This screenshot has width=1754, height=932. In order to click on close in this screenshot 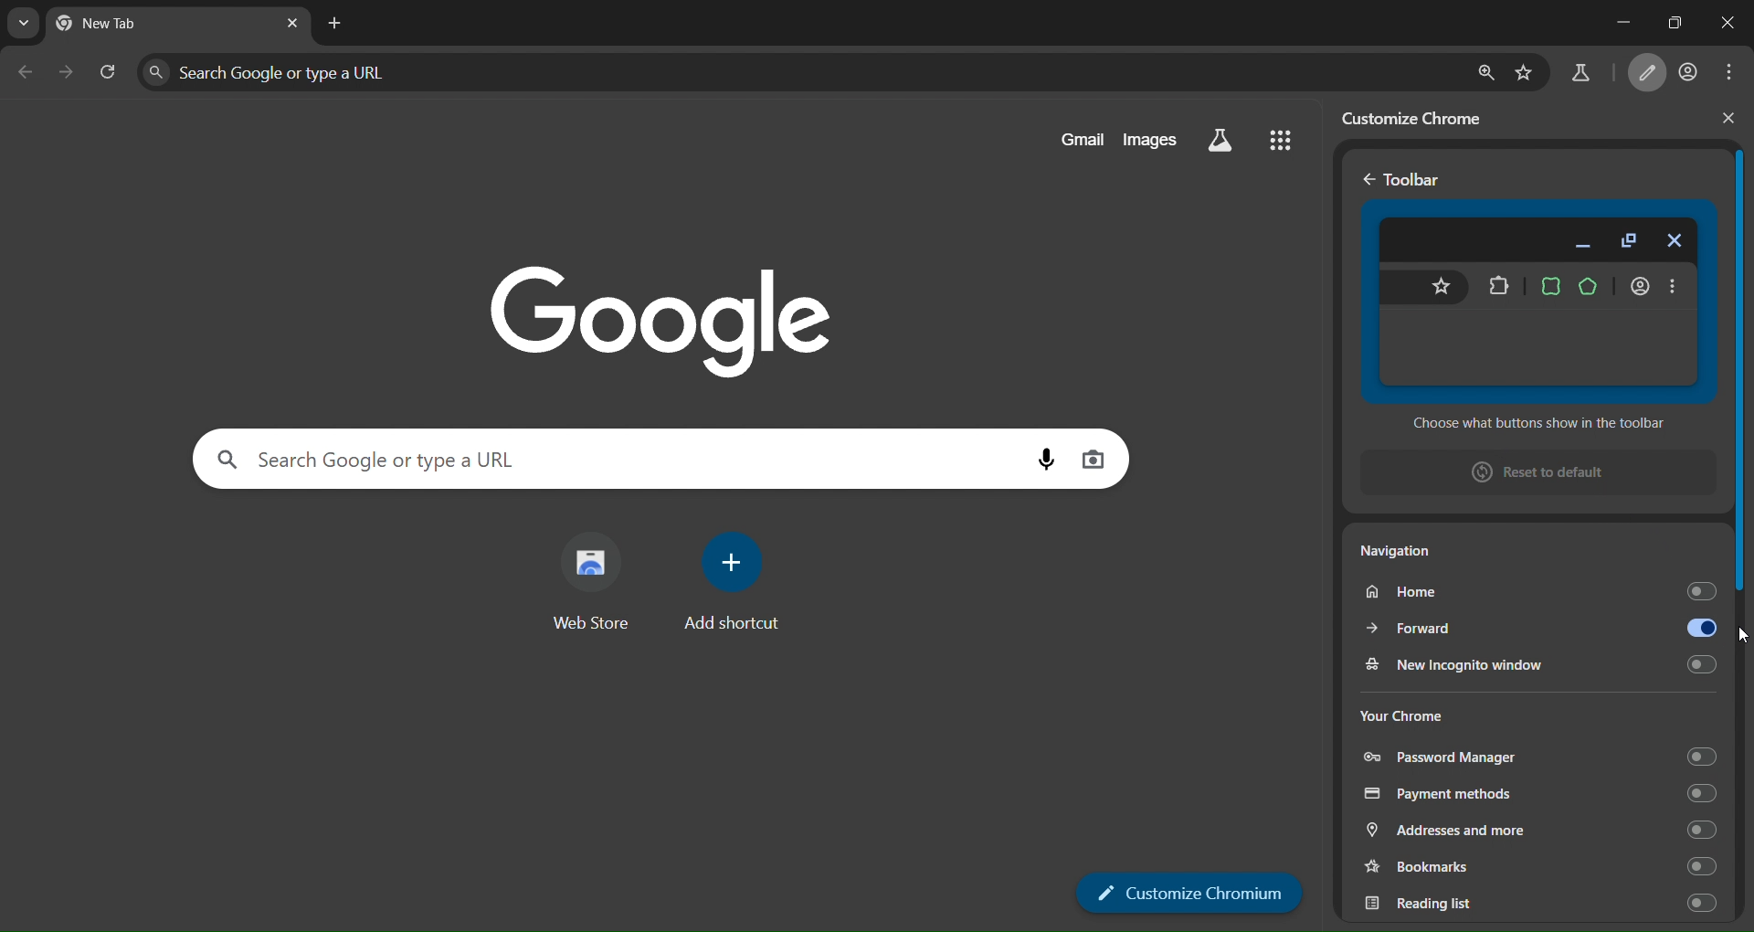, I will do `click(1720, 24)`.